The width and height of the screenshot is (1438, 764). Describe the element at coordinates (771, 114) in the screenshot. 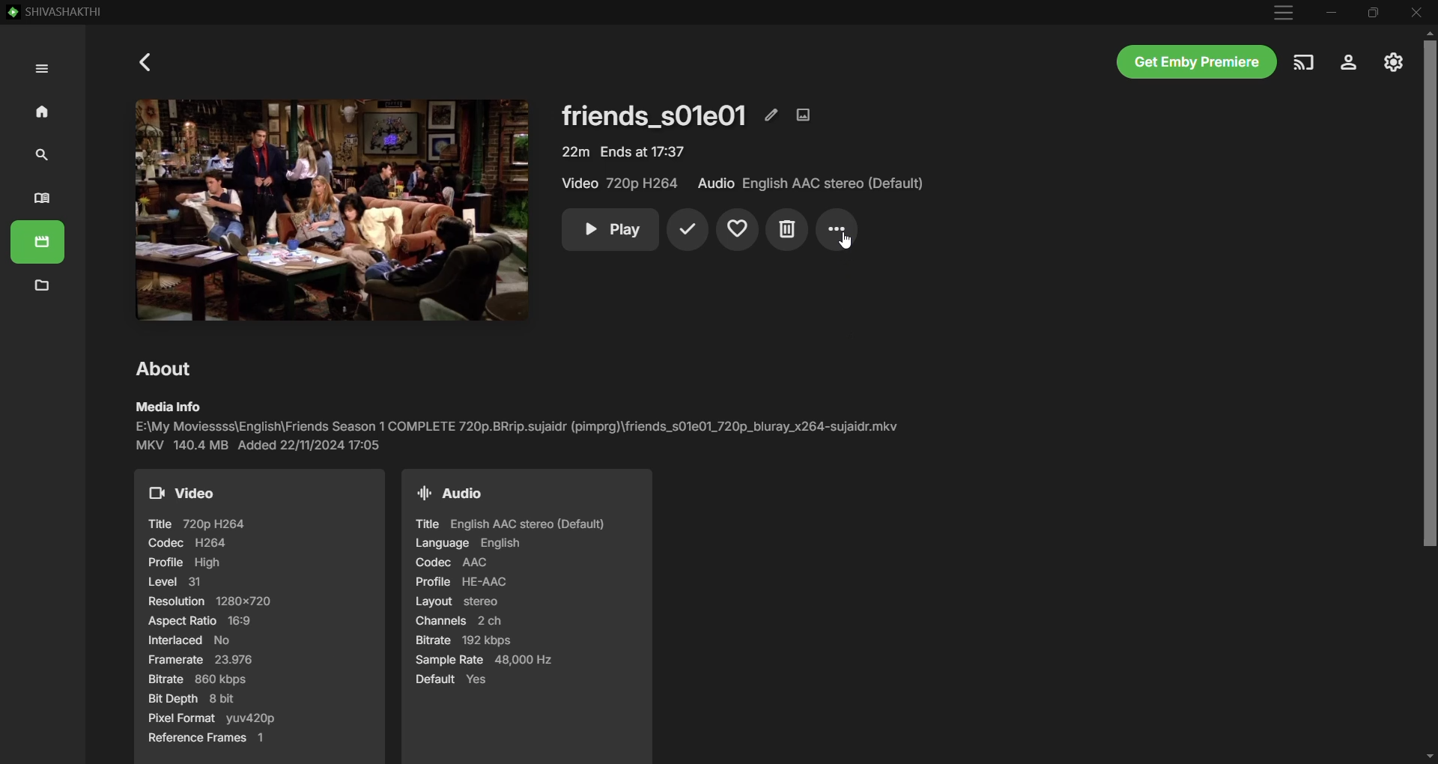

I see `Edit Metadata` at that location.